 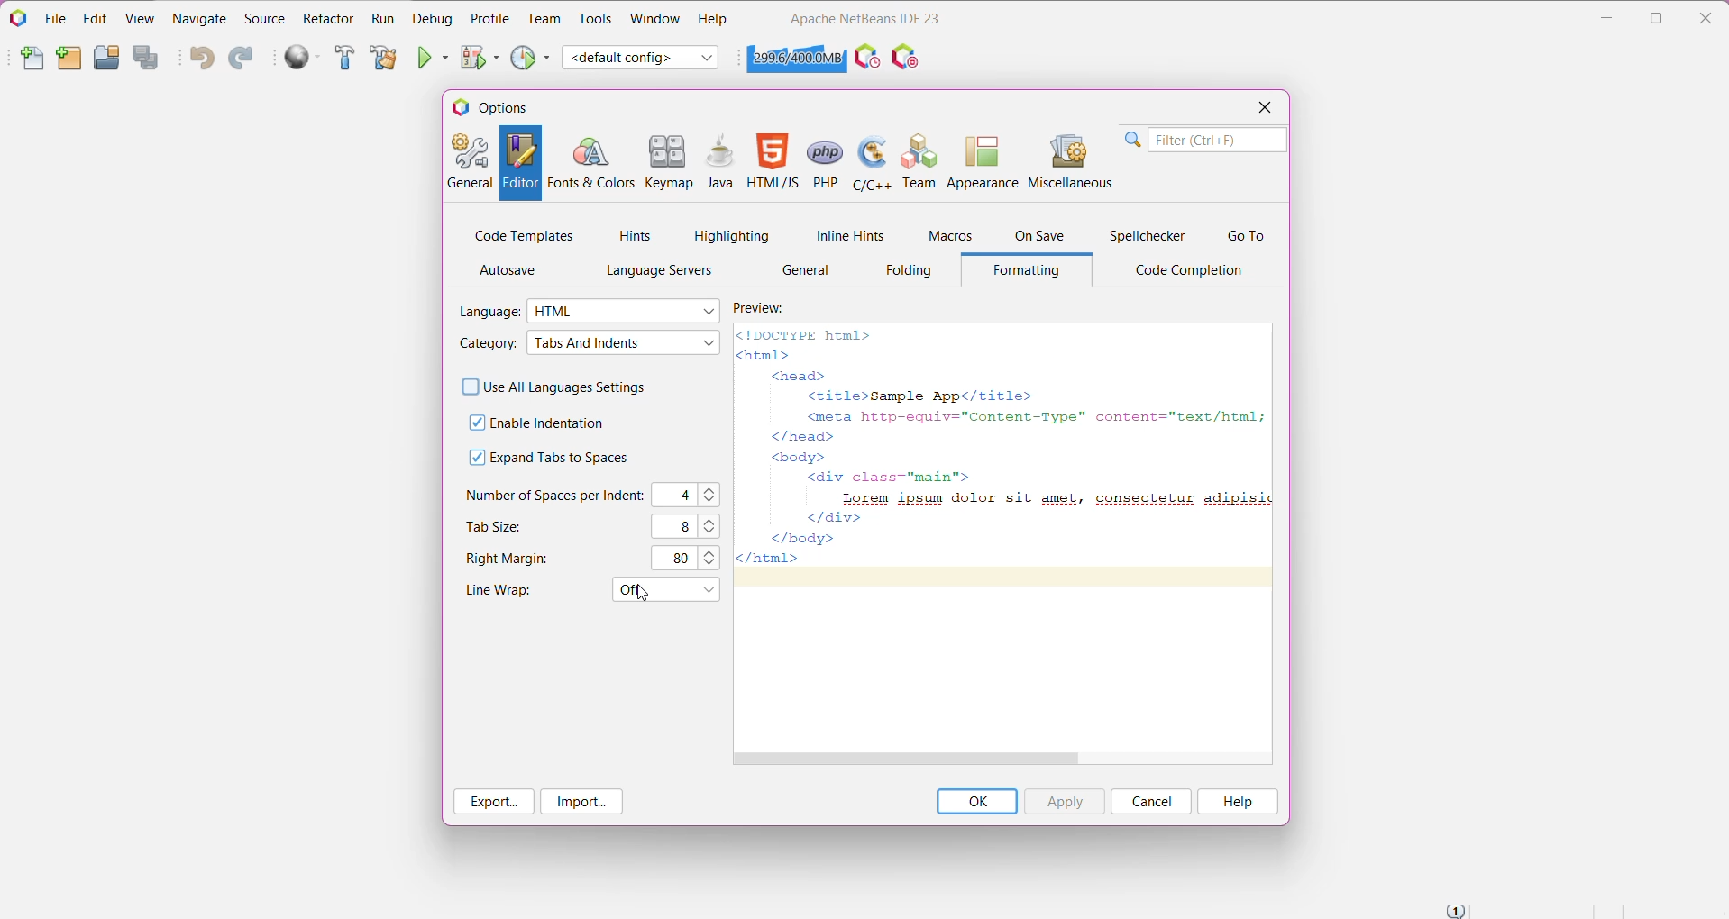 What do you see at coordinates (544, 19) in the screenshot?
I see `Team` at bounding box center [544, 19].